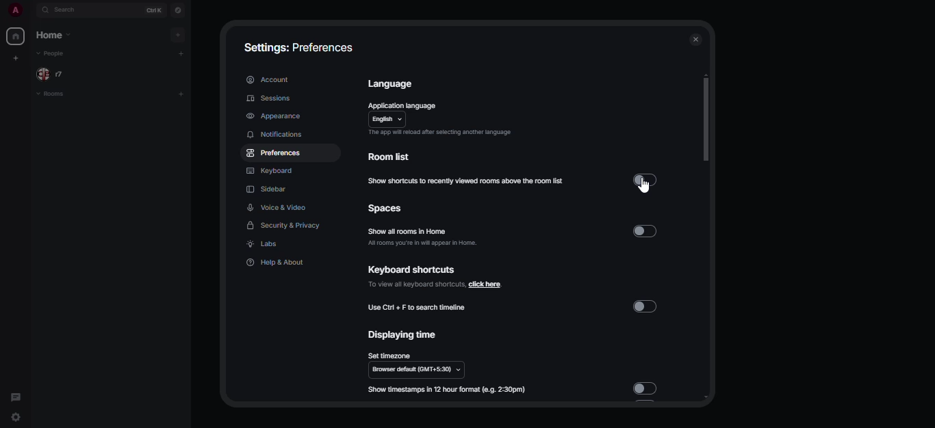  Describe the element at coordinates (268, 190) in the screenshot. I see `sidebar` at that location.